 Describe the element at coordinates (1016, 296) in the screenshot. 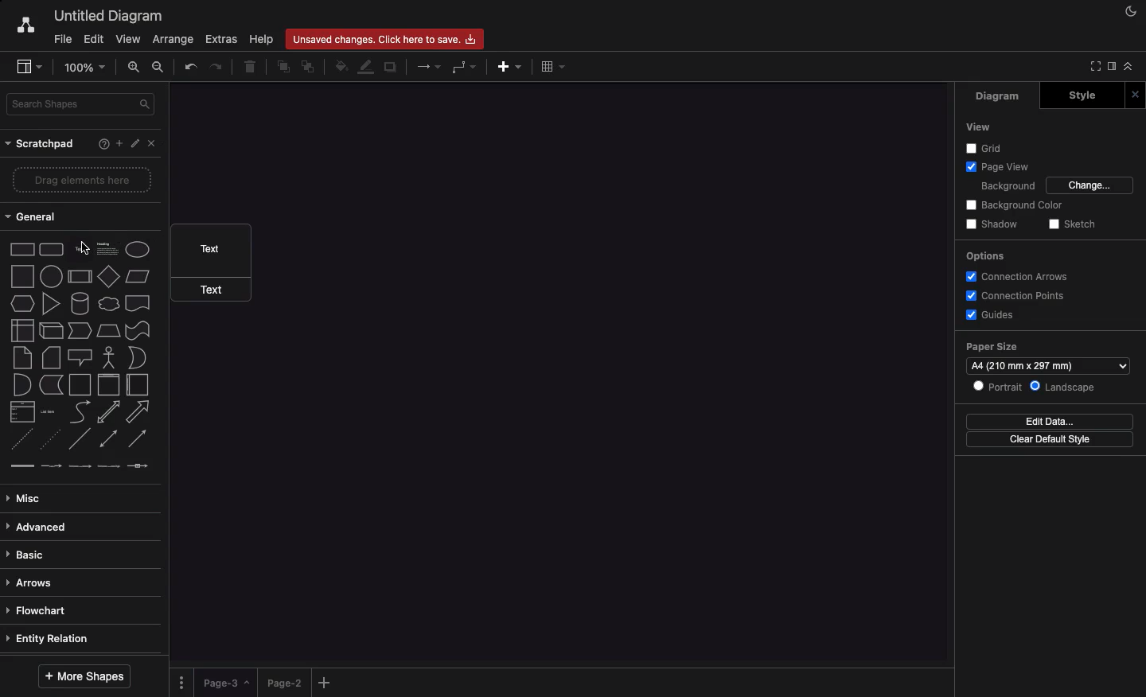

I see `Connection points` at that location.